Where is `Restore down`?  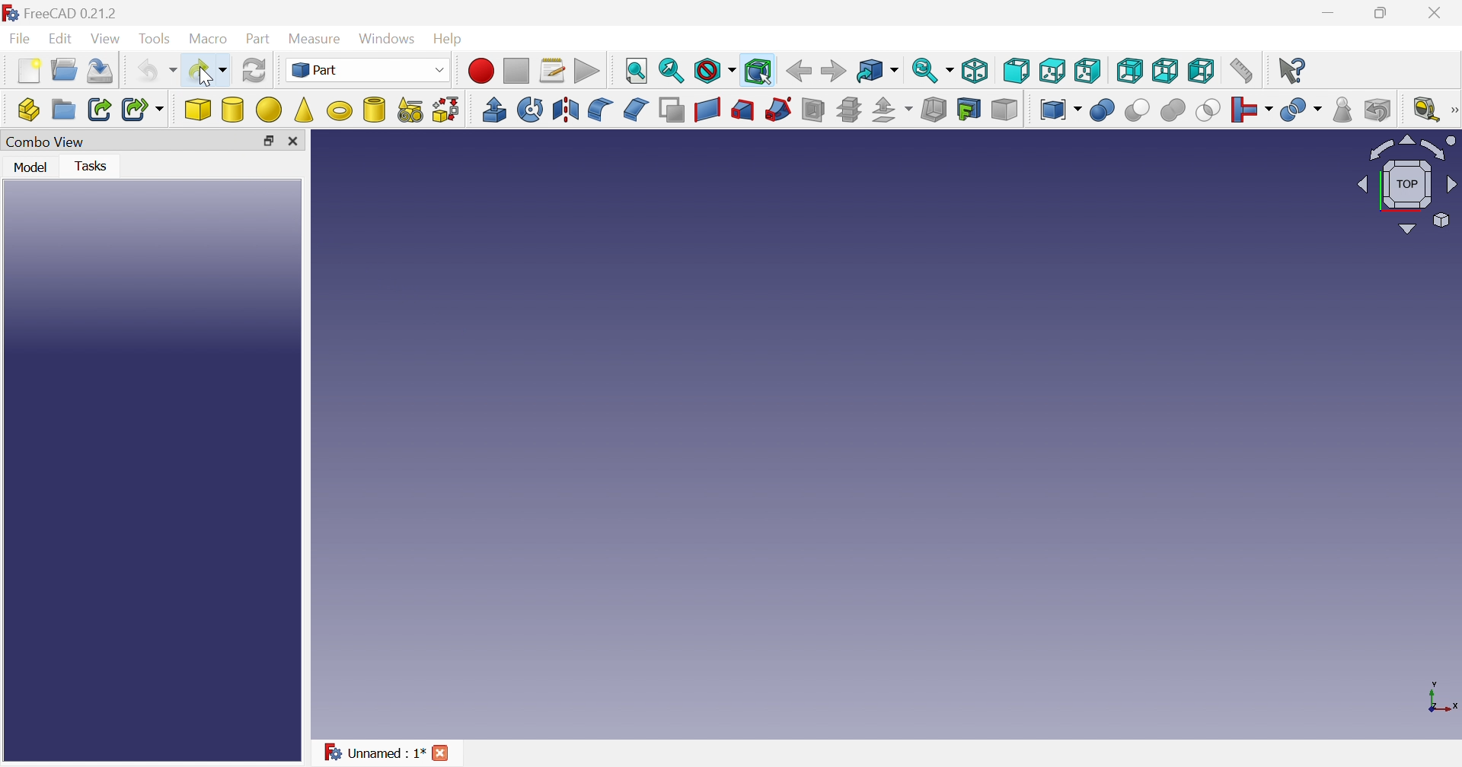 Restore down is located at coordinates (268, 140).